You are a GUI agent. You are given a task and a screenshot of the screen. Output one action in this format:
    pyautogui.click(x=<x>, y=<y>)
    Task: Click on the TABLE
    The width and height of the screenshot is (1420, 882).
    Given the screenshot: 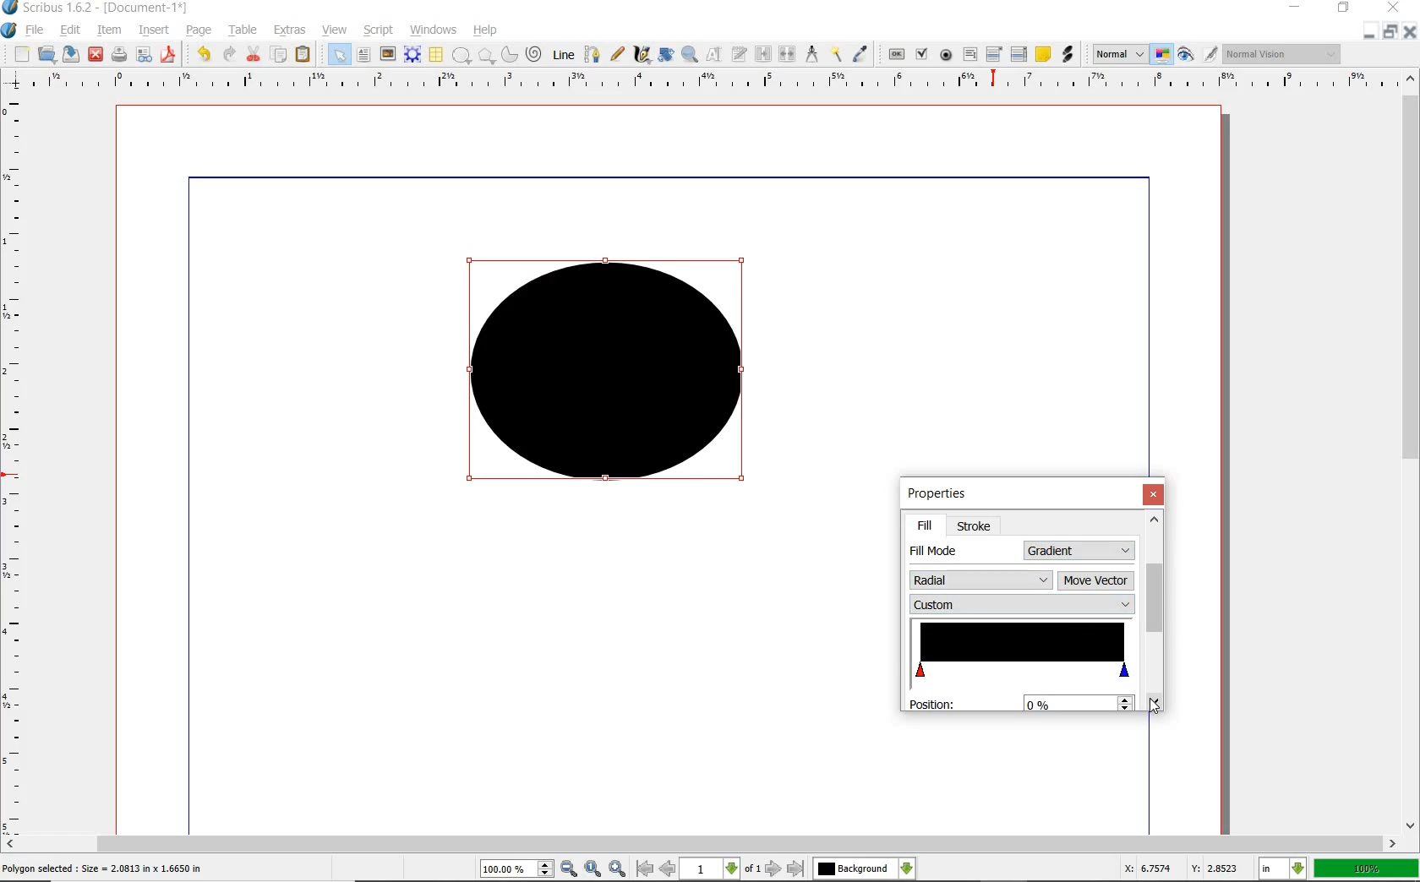 What is the action you would take?
    pyautogui.click(x=243, y=30)
    